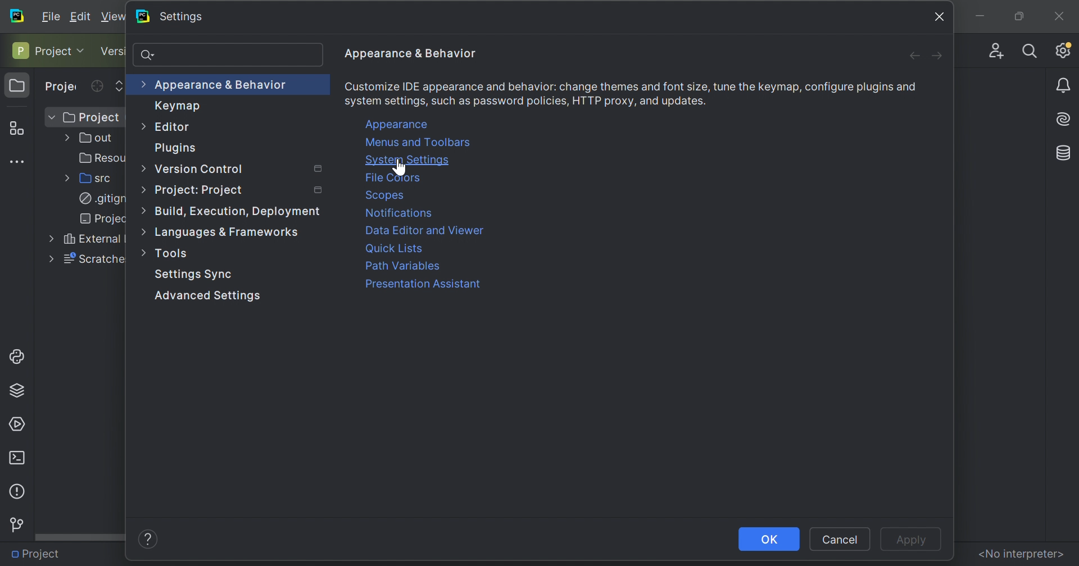  I want to click on Services, so click(19, 423).